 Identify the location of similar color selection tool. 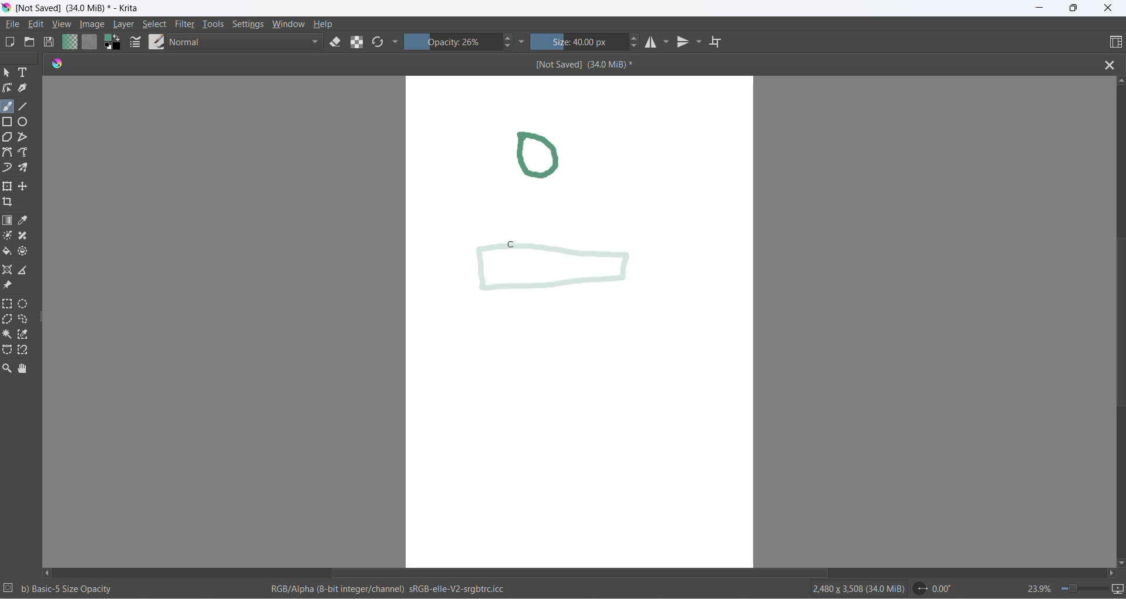
(27, 335).